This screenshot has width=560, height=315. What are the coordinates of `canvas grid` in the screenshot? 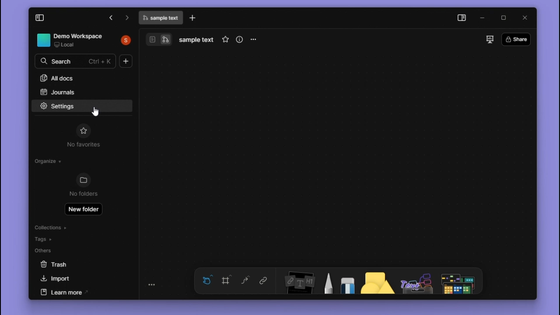 It's located at (339, 155).